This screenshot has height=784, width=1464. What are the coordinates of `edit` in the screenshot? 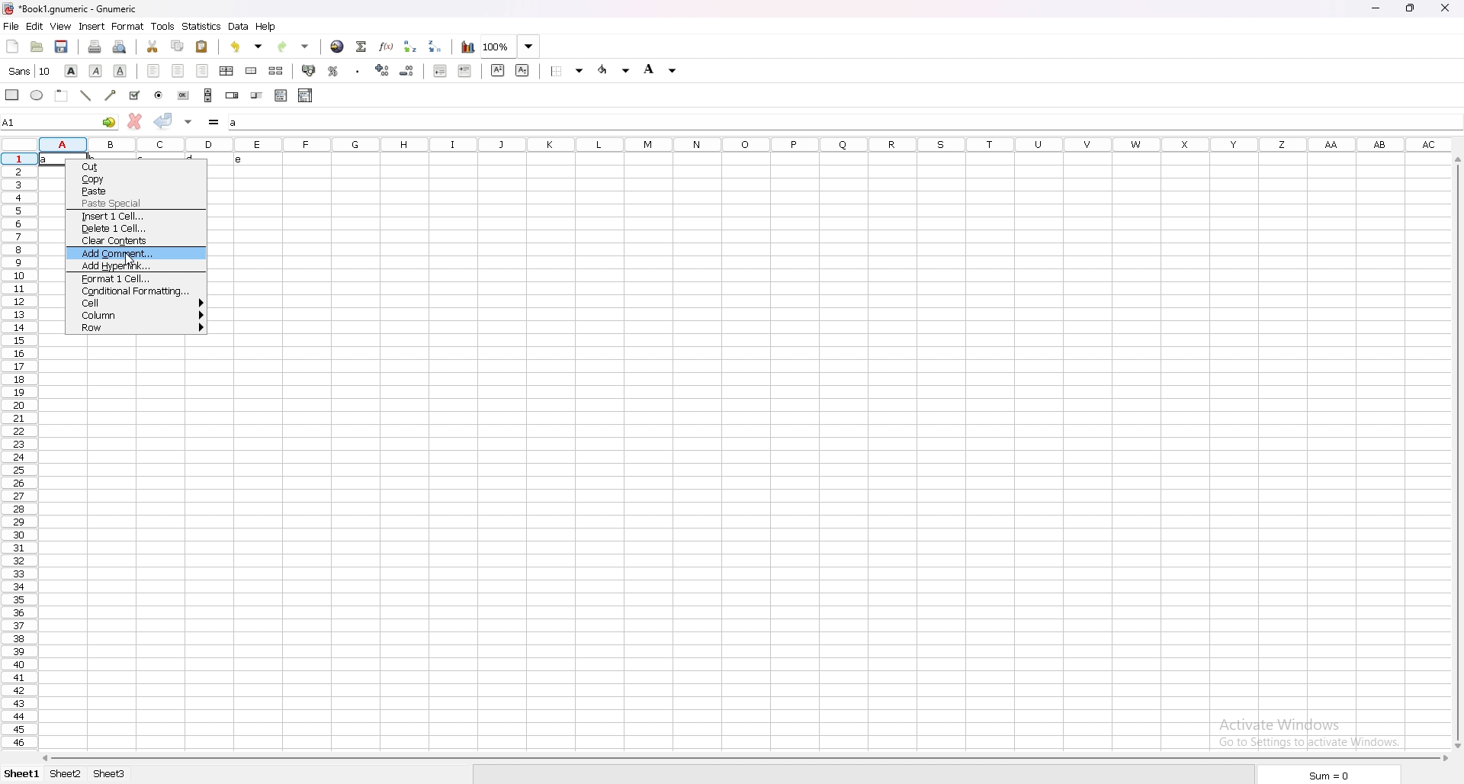 It's located at (34, 26).